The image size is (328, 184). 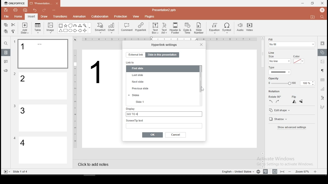 I want to click on date and time, so click(x=188, y=28).